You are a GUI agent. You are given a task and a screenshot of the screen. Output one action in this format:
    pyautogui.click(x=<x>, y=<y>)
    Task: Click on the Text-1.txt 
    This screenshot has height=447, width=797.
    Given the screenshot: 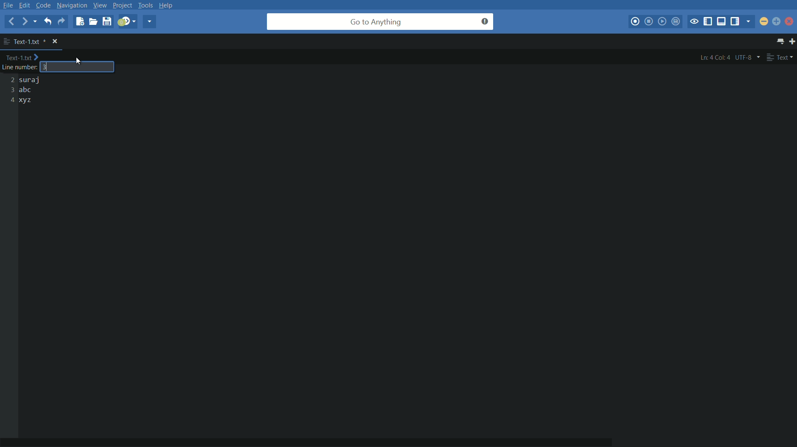 What is the action you would take?
    pyautogui.click(x=21, y=58)
    